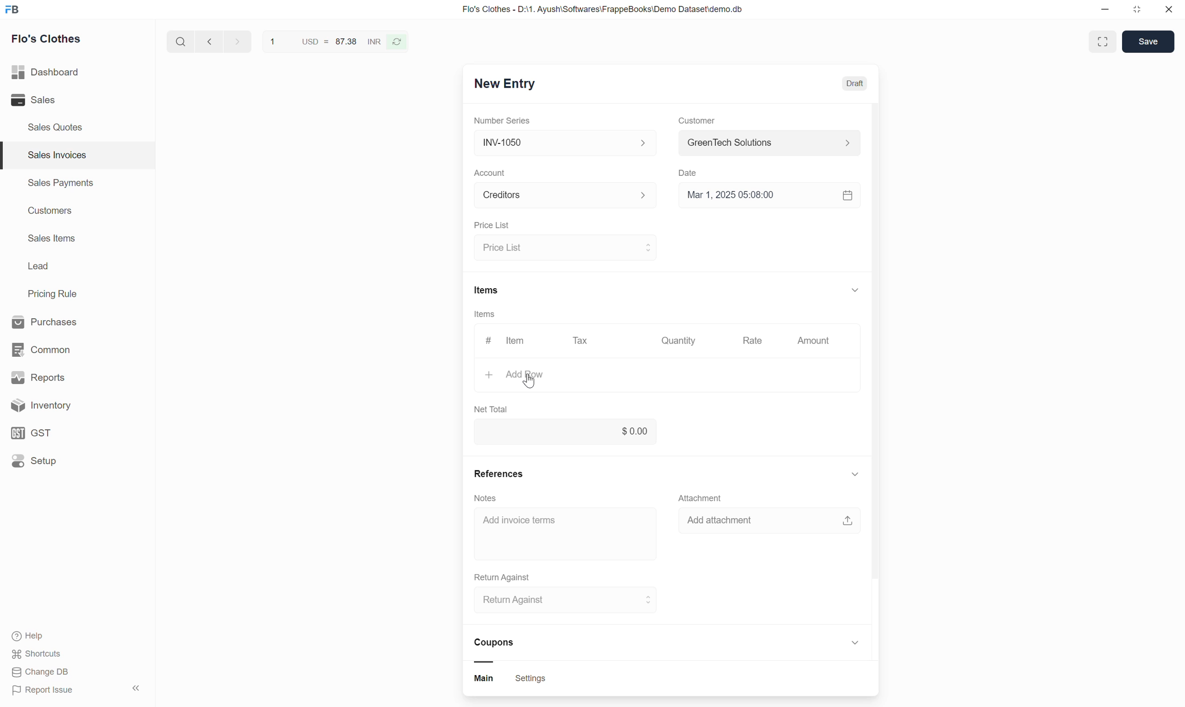  What do you see at coordinates (499, 471) in the screenshot?
I see `References` at bounding box center [499, 471].